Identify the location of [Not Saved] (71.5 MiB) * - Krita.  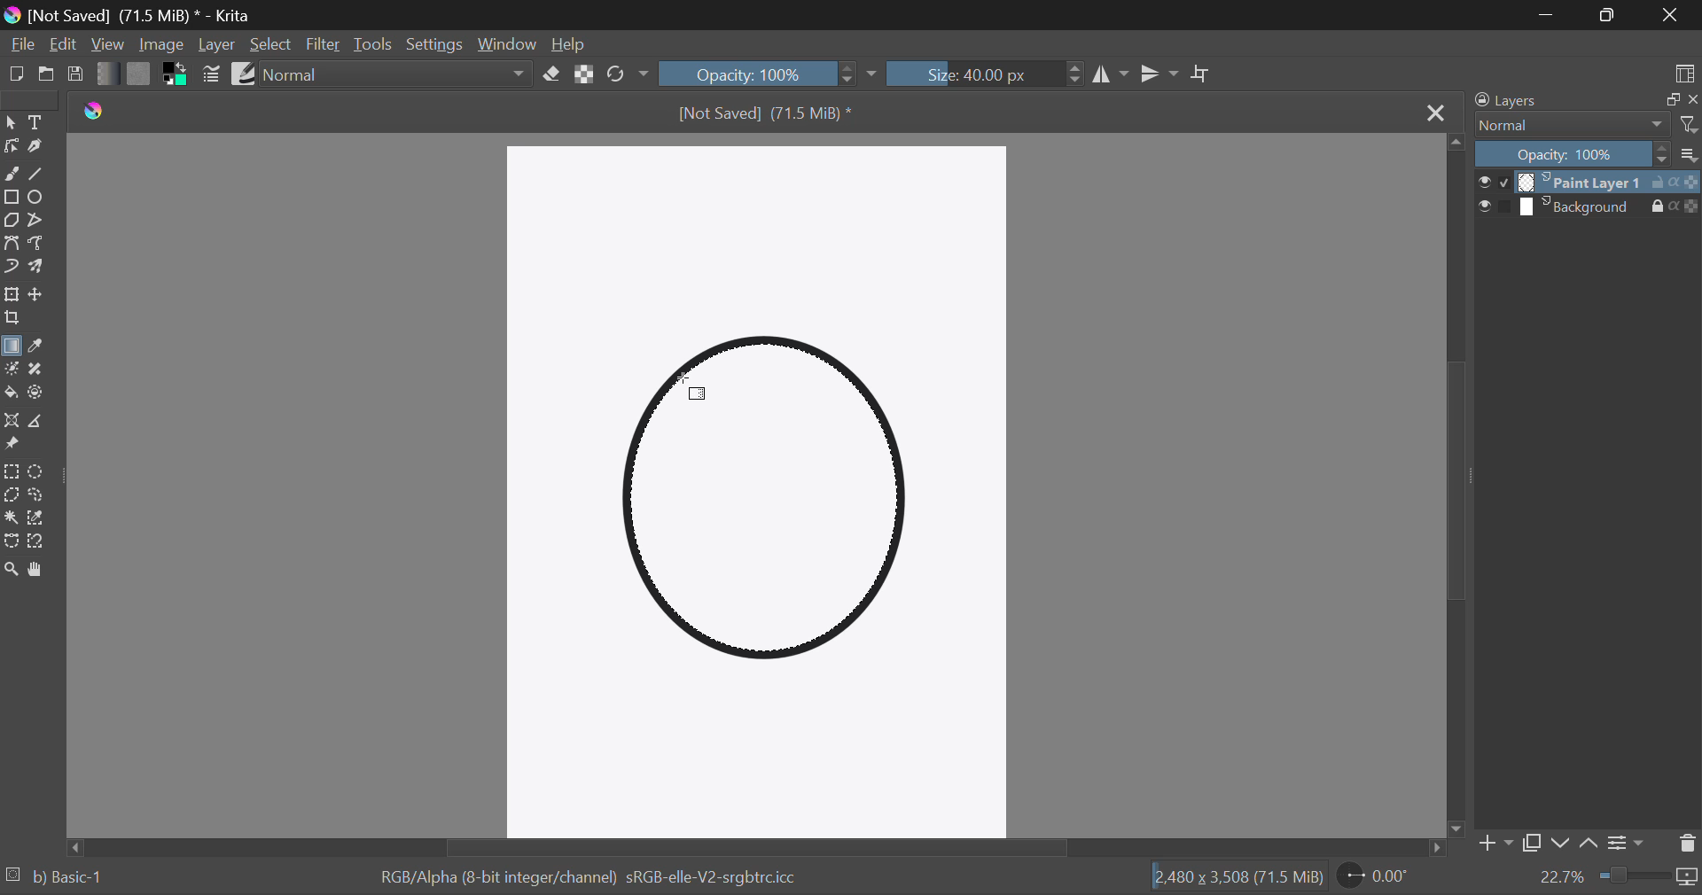
(140, 17).